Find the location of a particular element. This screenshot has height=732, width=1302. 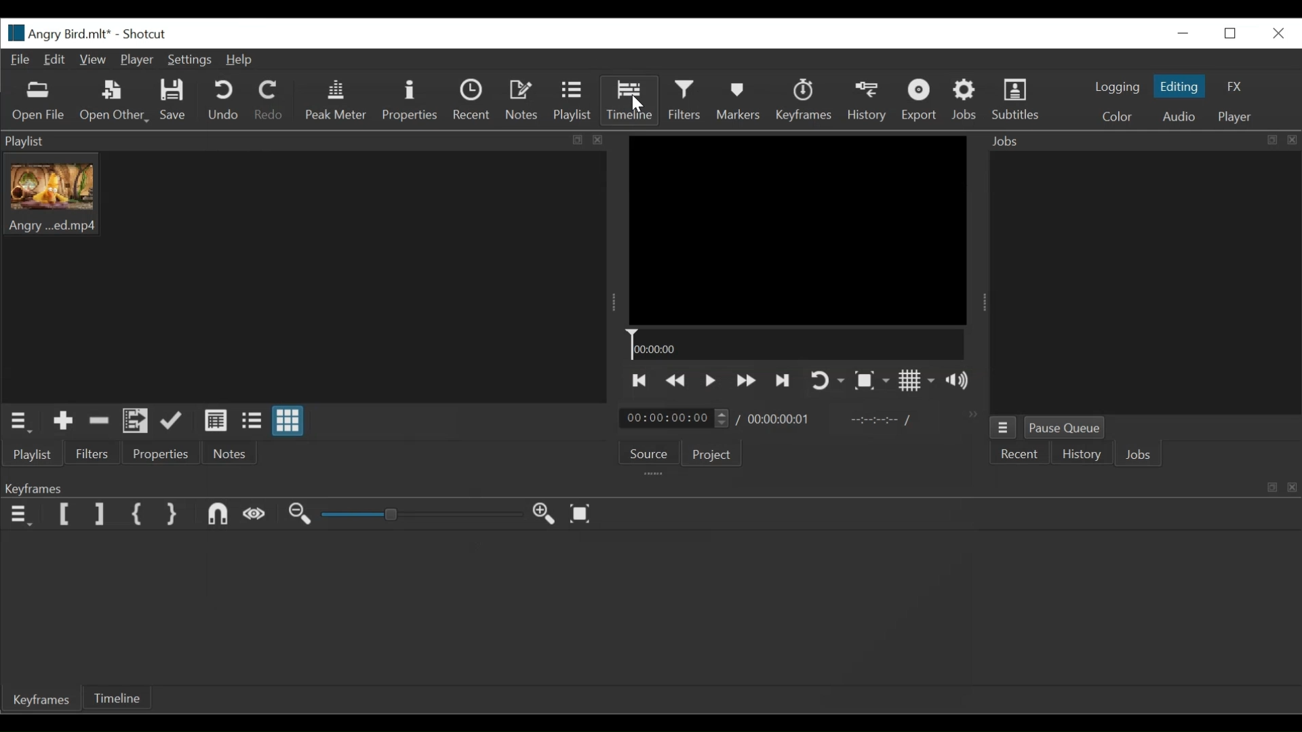

Play backwards quickly is located at coordinates (677, 381).